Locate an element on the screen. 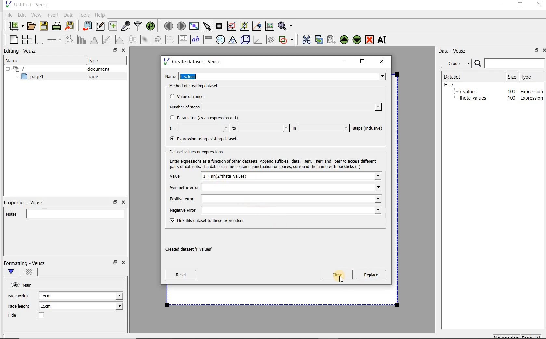 This screenshot has height=339, width=546. Expression is located at coordinates (531, 90).